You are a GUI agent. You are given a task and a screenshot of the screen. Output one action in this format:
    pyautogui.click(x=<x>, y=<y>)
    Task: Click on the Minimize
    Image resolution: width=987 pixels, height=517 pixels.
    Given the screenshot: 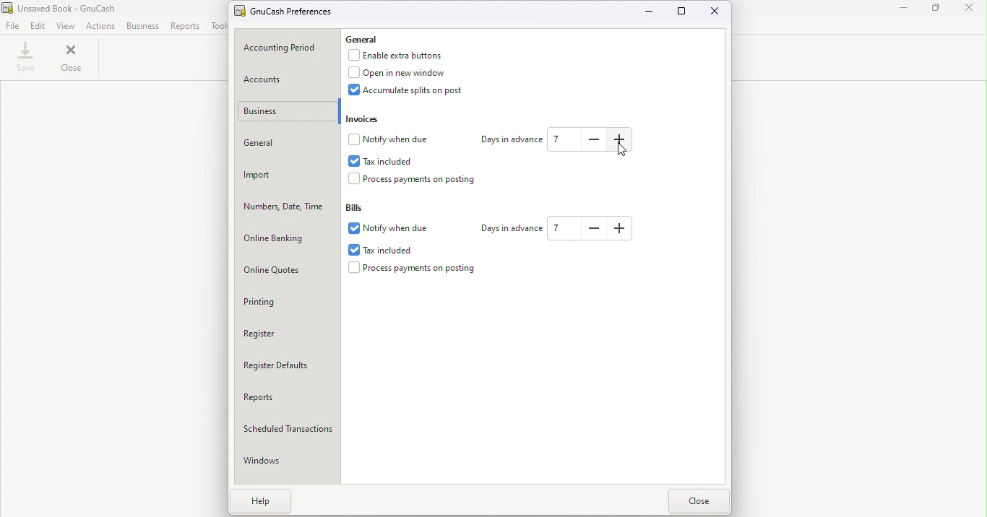 What is the action you would take?
    pyautogui.click(x=902, y=11)
    